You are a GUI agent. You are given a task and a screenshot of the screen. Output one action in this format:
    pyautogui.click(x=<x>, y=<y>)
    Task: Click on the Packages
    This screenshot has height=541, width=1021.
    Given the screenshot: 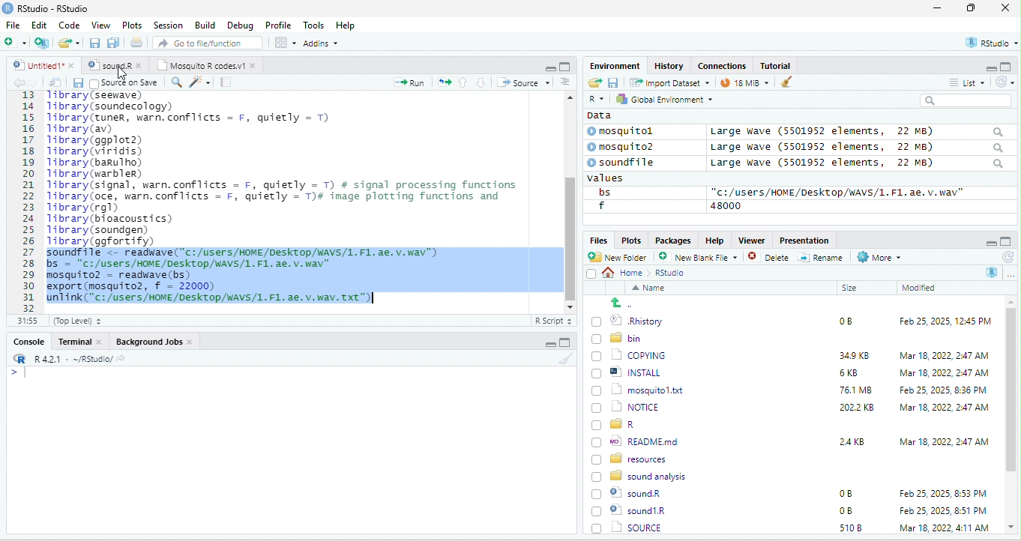 What is the action you would take?
    pyautogui.click(x=675, y=240)
    